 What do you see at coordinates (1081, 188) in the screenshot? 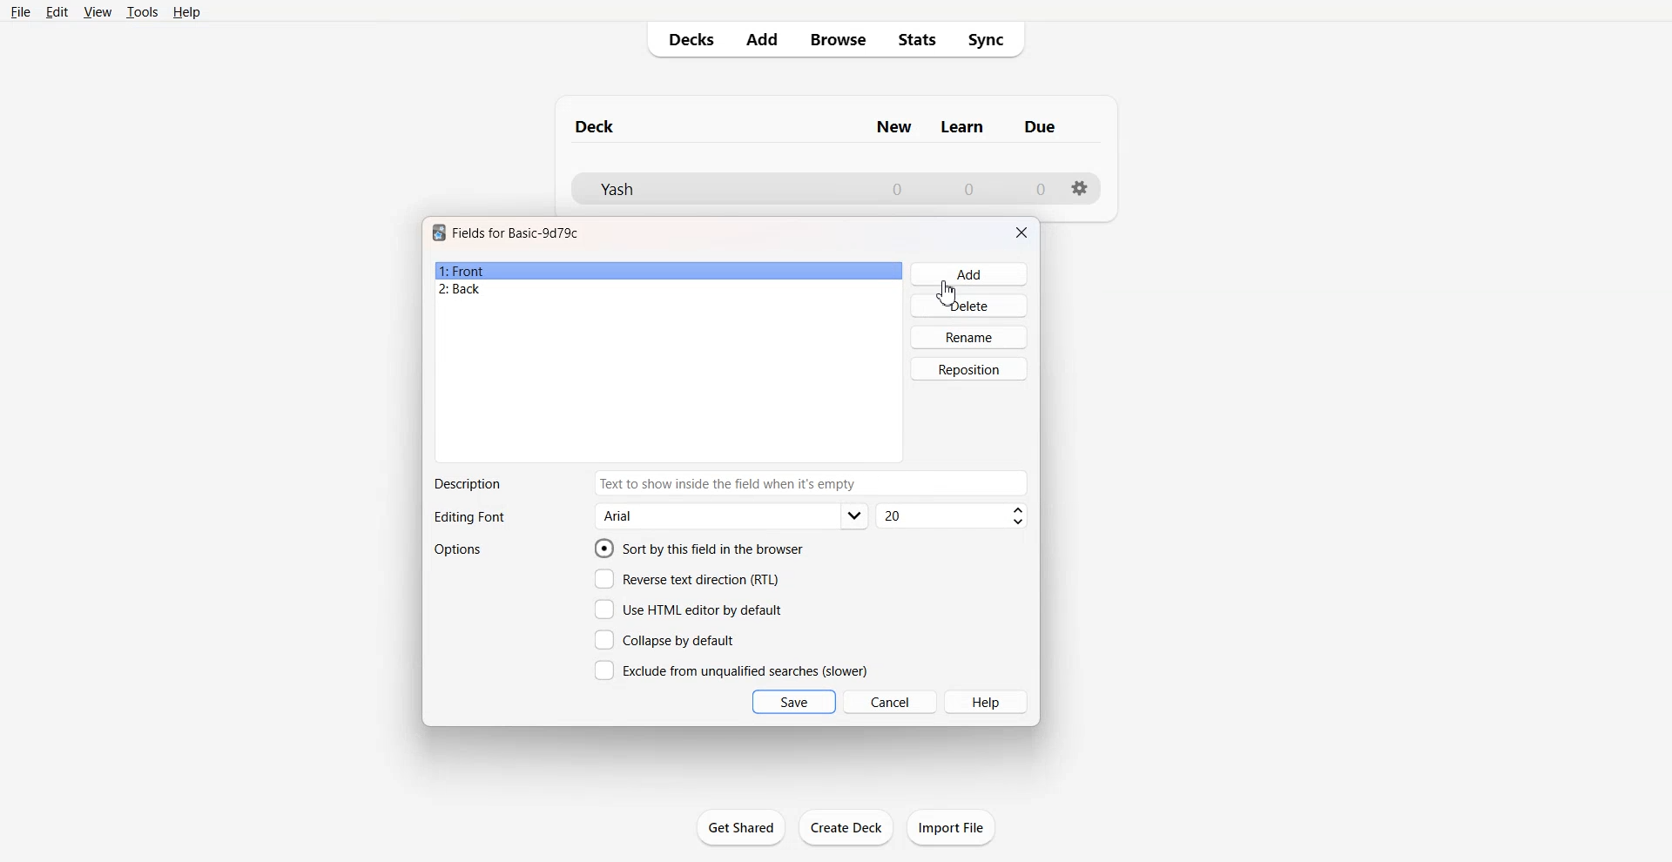
I see `Settings` at bounding box center [1081, 188].